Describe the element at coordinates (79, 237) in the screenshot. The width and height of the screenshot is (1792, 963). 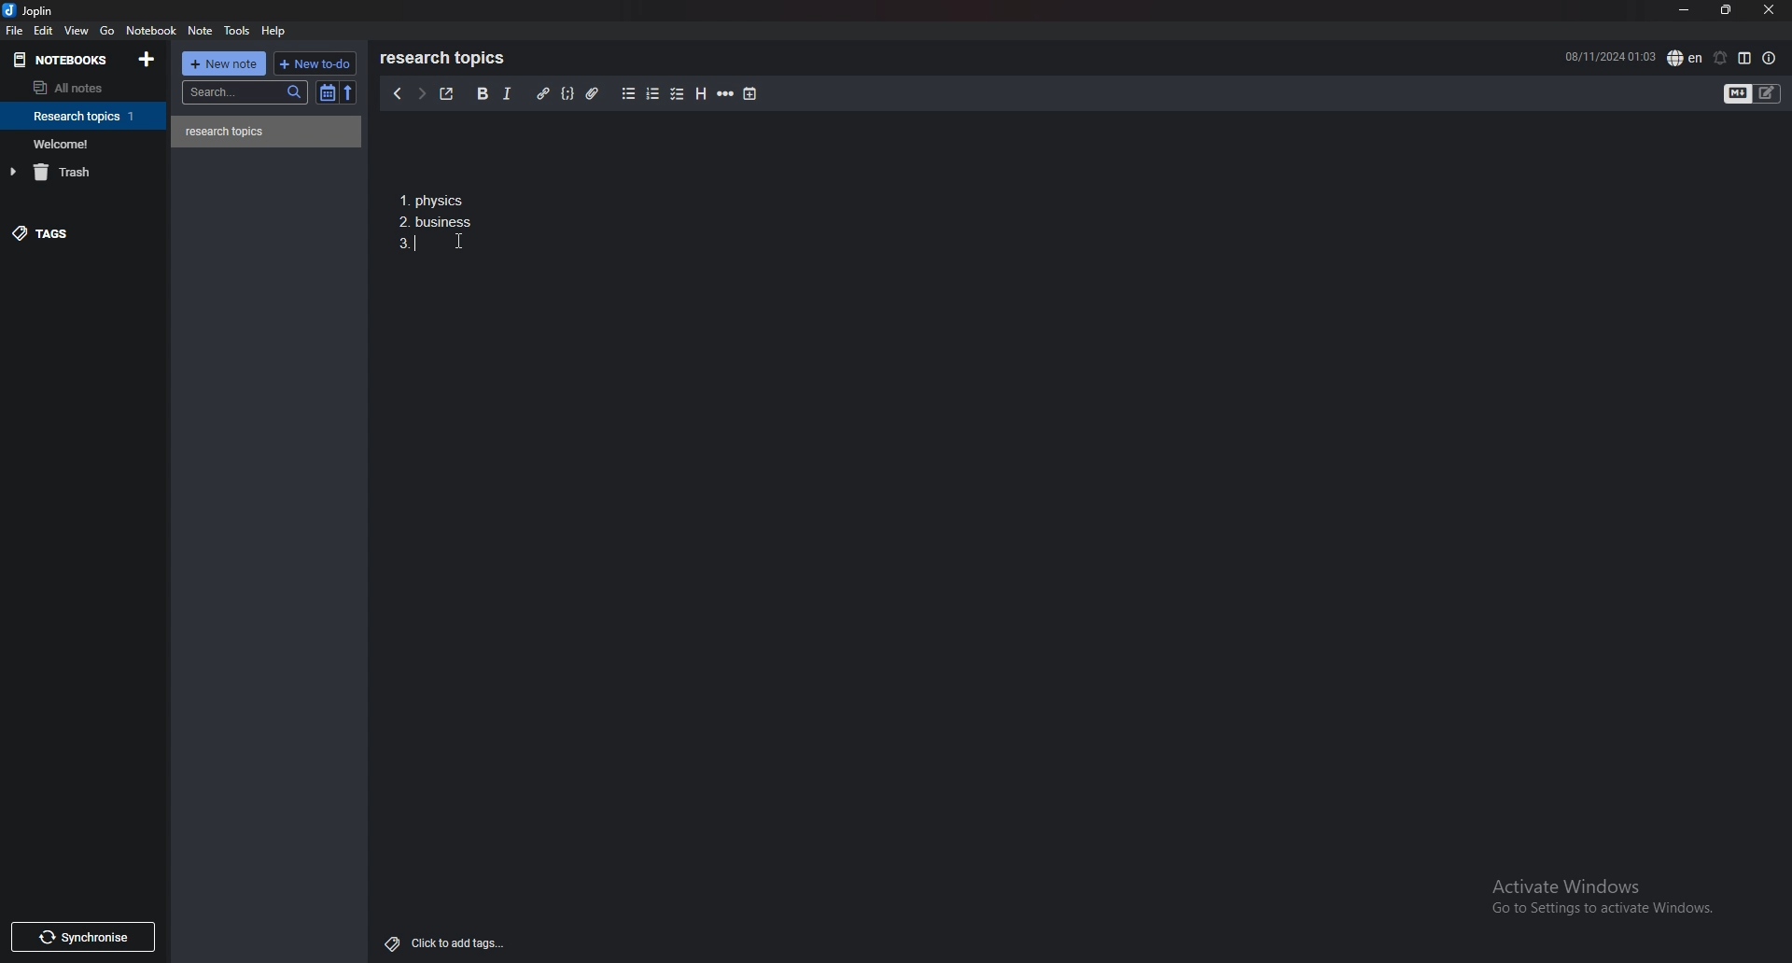
I see `tags` at that location.